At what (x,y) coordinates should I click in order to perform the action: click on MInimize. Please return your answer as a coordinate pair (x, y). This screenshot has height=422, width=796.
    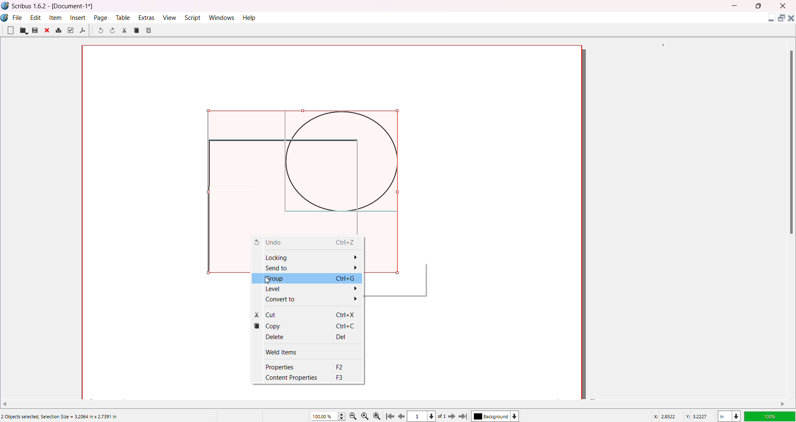
    Looking at the image, I should click on (736, 6).